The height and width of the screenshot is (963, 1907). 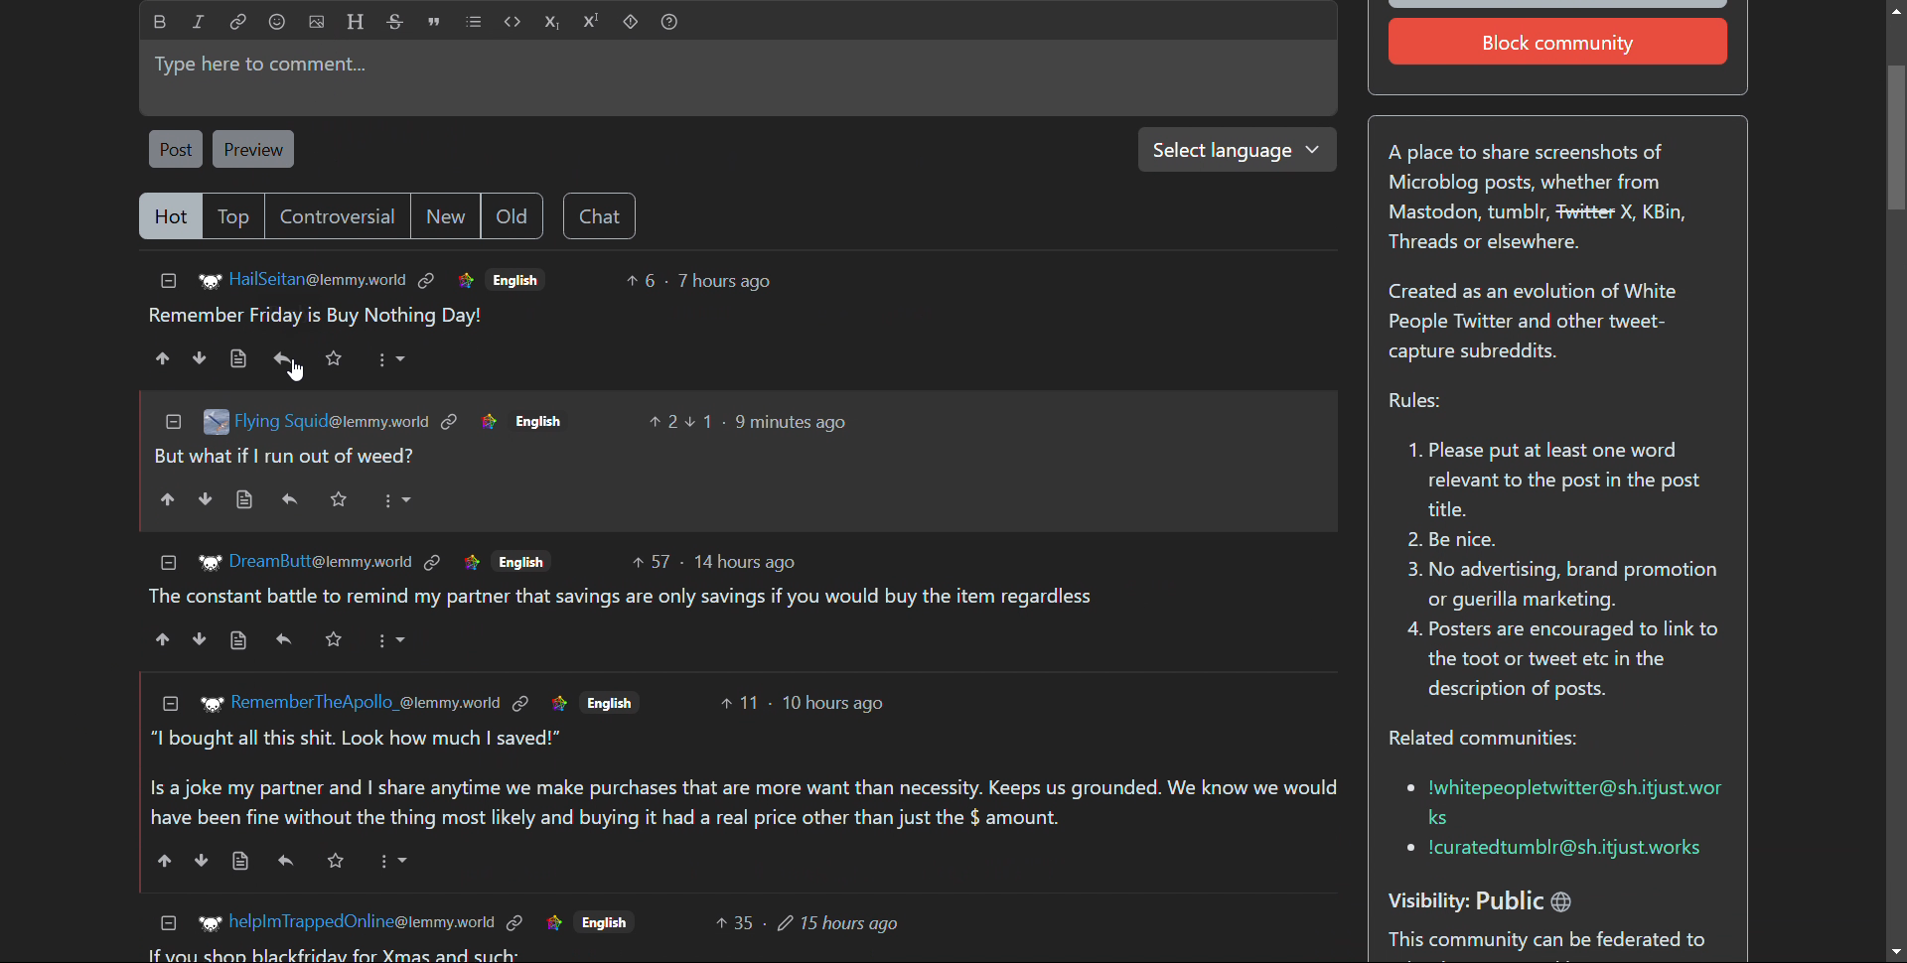 I want to click on top, so click(x=236, y=216).